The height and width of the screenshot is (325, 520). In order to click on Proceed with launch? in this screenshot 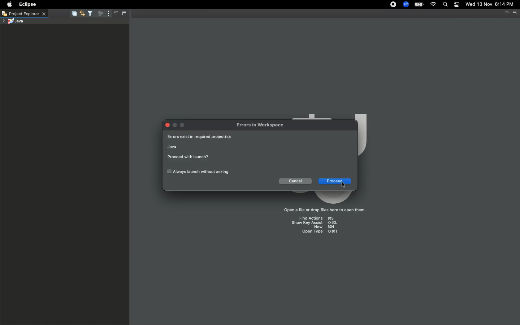, I will do `click(188, 157)`.